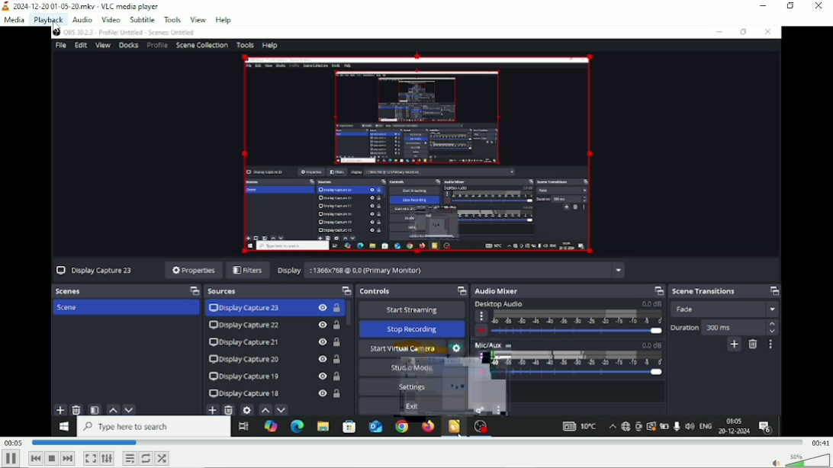 Image resolution: width=833 pixels, height=468 pixels. Describe the element at coordinates (224, 20) in the screenshot. I see `Help` at that location.